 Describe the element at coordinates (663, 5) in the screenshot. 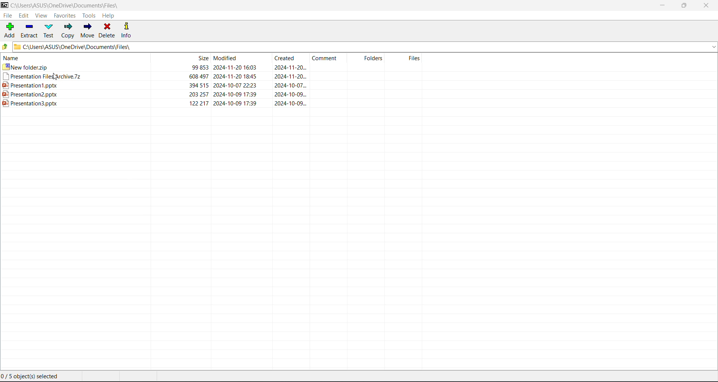

I see `Minimize` at that location.